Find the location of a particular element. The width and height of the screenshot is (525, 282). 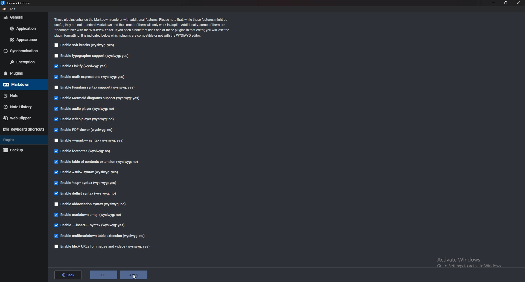

Enable mermaid diagrams is located at coordinates (98, 98).